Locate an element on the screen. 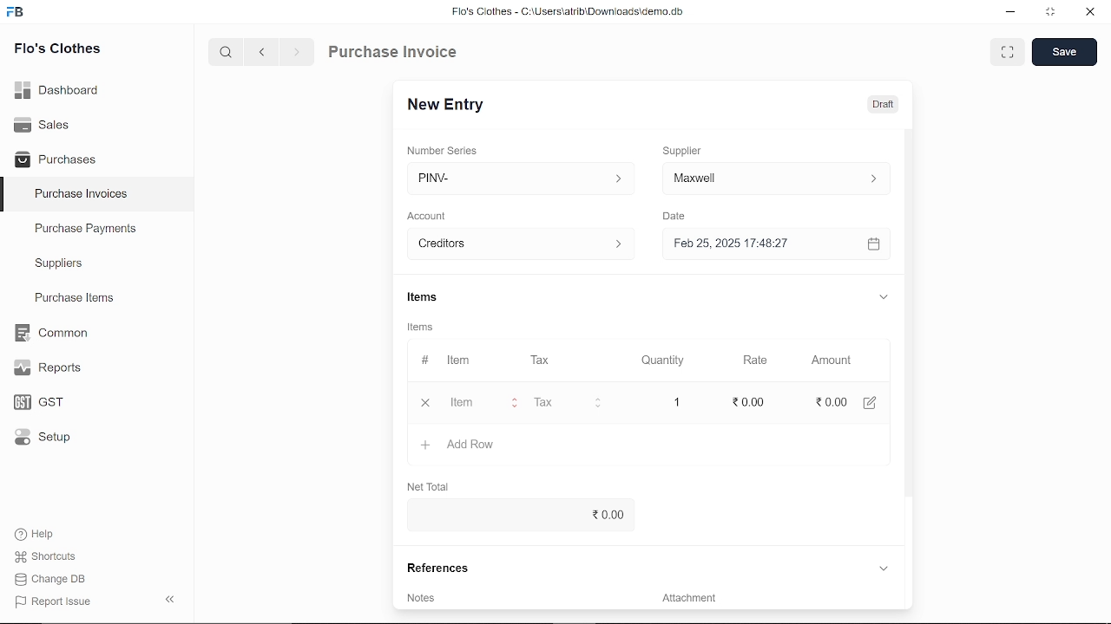 The width and height of the screenshot is (1111, 624). Items is located at coordinates (425, 328).